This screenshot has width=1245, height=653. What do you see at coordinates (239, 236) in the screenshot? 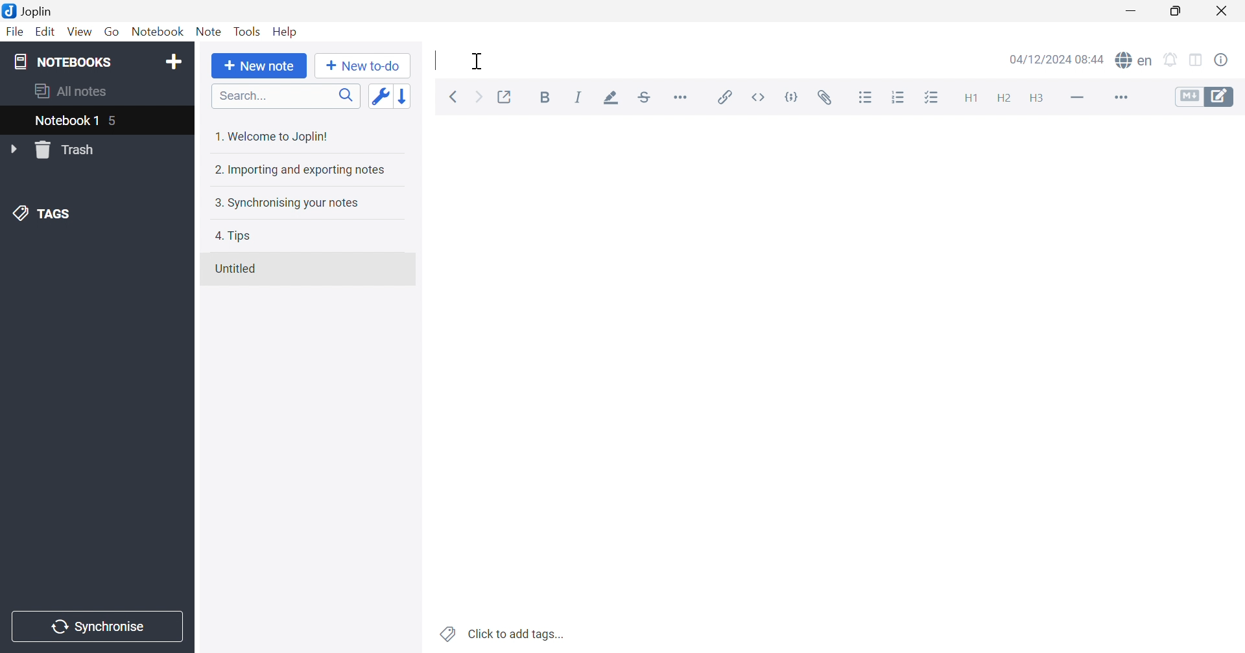
I see `4. Tips` at bounding box center [239, 236].